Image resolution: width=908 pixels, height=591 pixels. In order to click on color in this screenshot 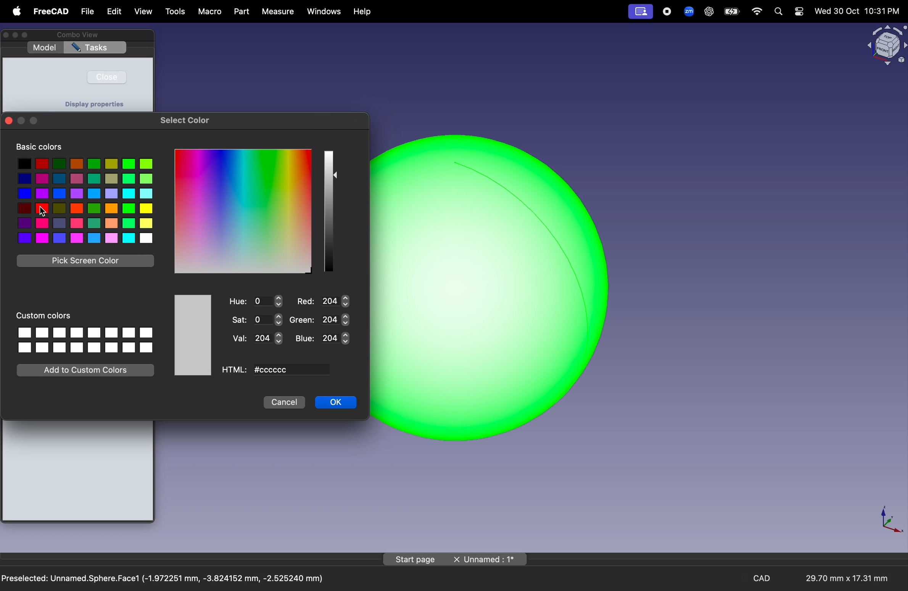, I will do `click(194, 335)`.